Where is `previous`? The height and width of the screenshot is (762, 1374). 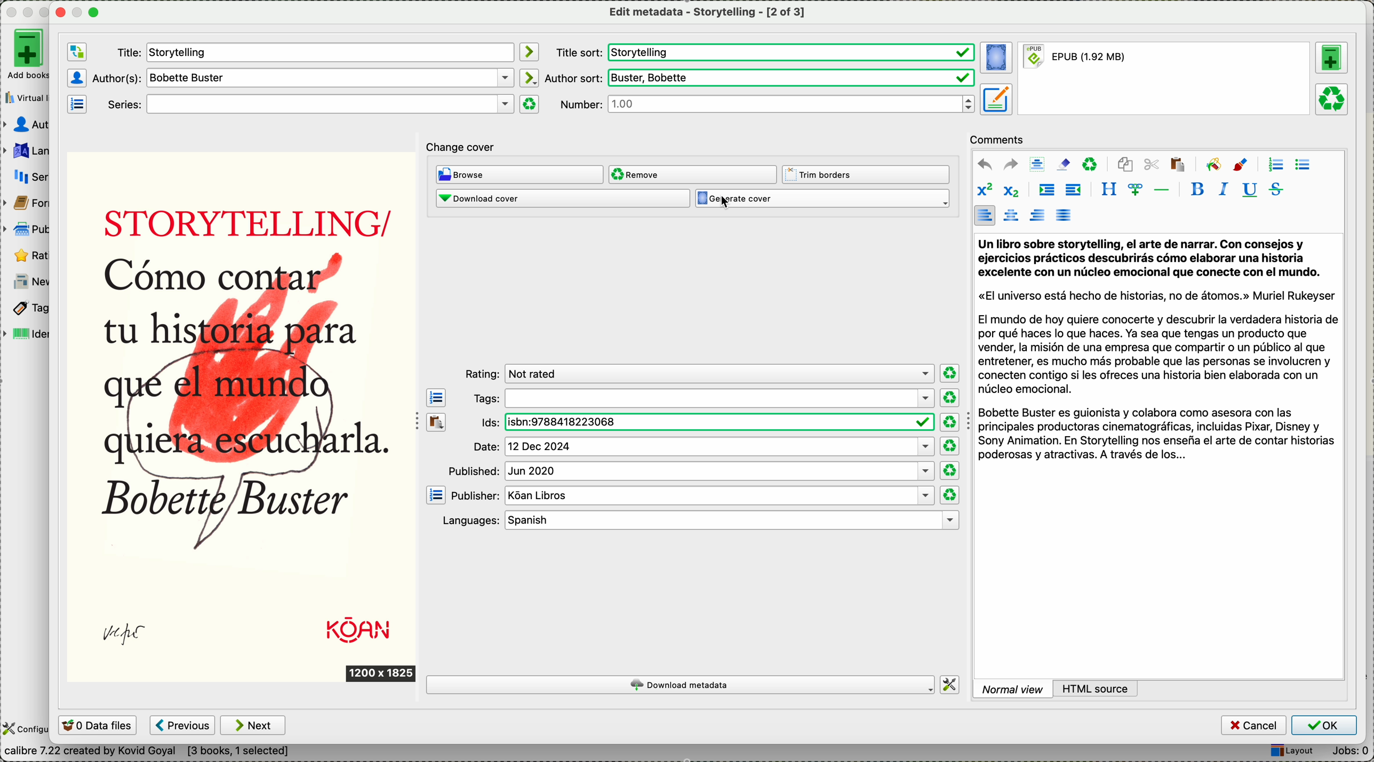
previous is located at coordinates (183, 725).